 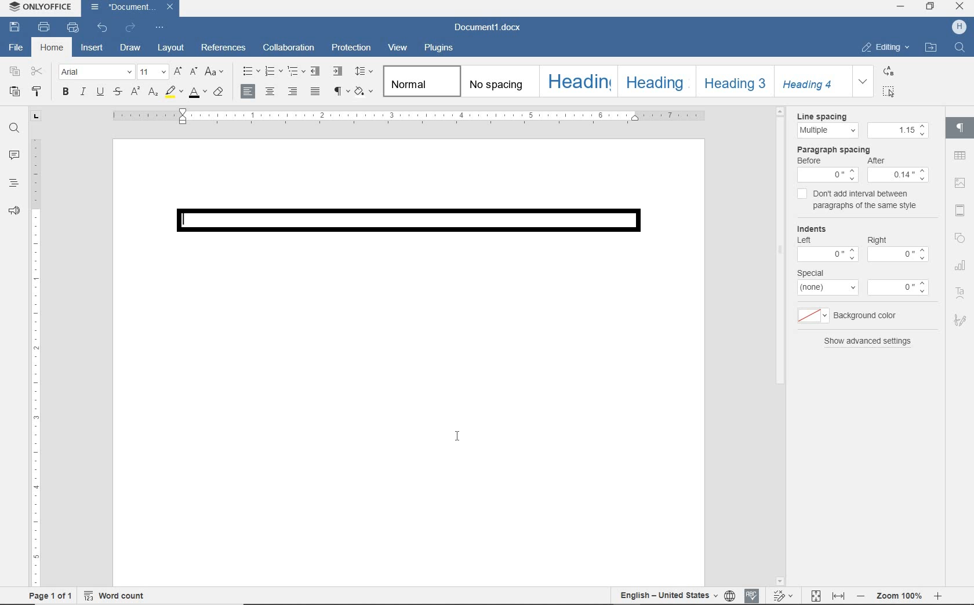 I want to click on Shapes, so click(x=962, y=240).